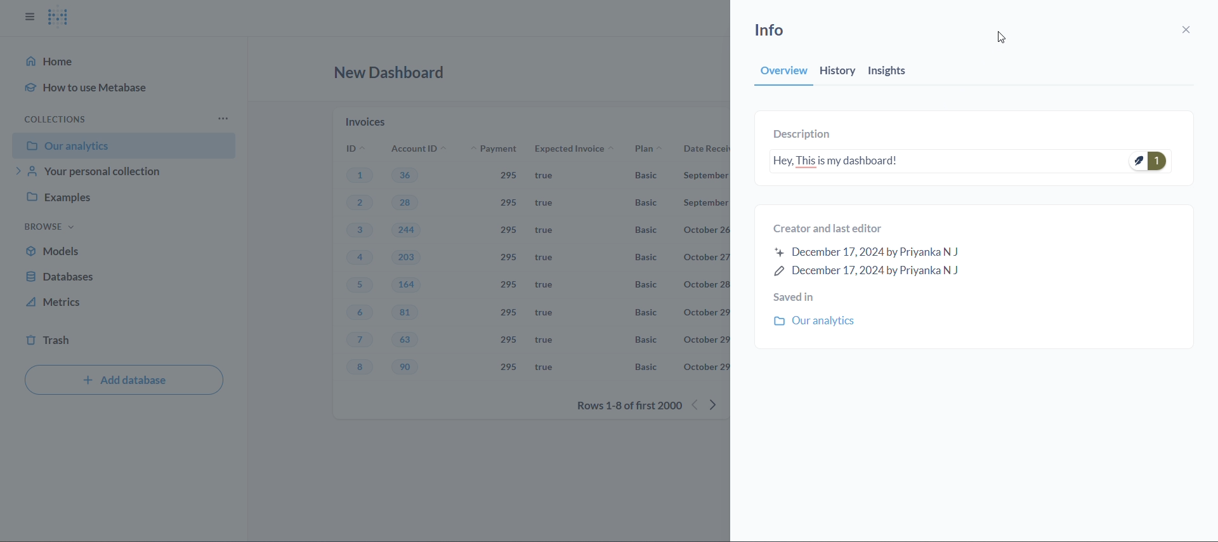  What do you see at coordinates (781, 29) in the screenshot?
I see `info` at bounding box center [781, 29].